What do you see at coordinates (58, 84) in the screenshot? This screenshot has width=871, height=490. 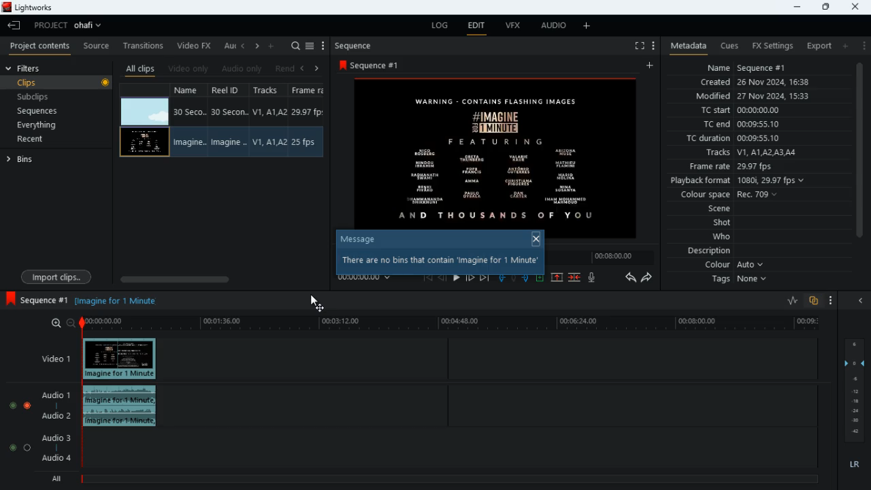 I see `clips` at bounding box center [58, 84].